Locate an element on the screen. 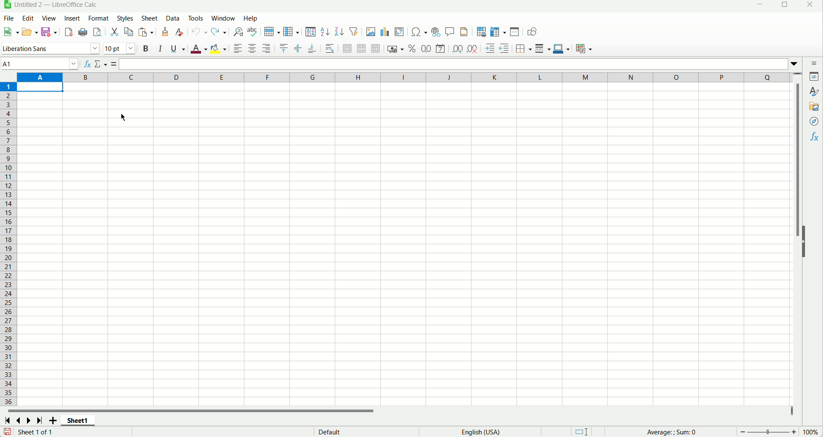 The height and width of the screenshot is (437, 823). Font color is located at coordinates (199, 50).